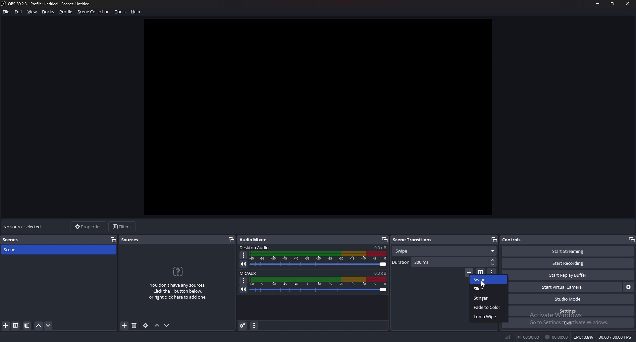 The image size is (636, 342). What do you see at coordinates (615, 337) in the screenshot?
I see `30.00 /30.00 FPS` at bounding box center [615, 337].